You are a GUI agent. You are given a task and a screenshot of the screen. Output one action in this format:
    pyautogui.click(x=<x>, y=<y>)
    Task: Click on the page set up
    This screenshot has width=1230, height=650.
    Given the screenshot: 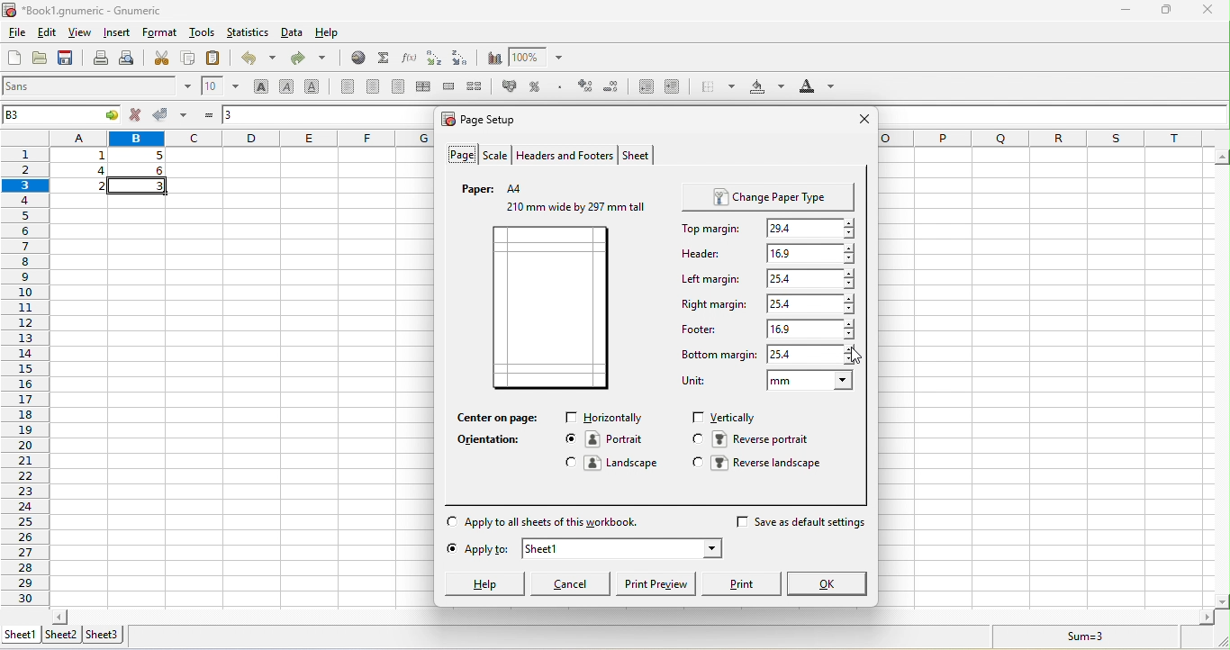 What is the action you would take?
    pyautogui.click(x=486, y=117)
    